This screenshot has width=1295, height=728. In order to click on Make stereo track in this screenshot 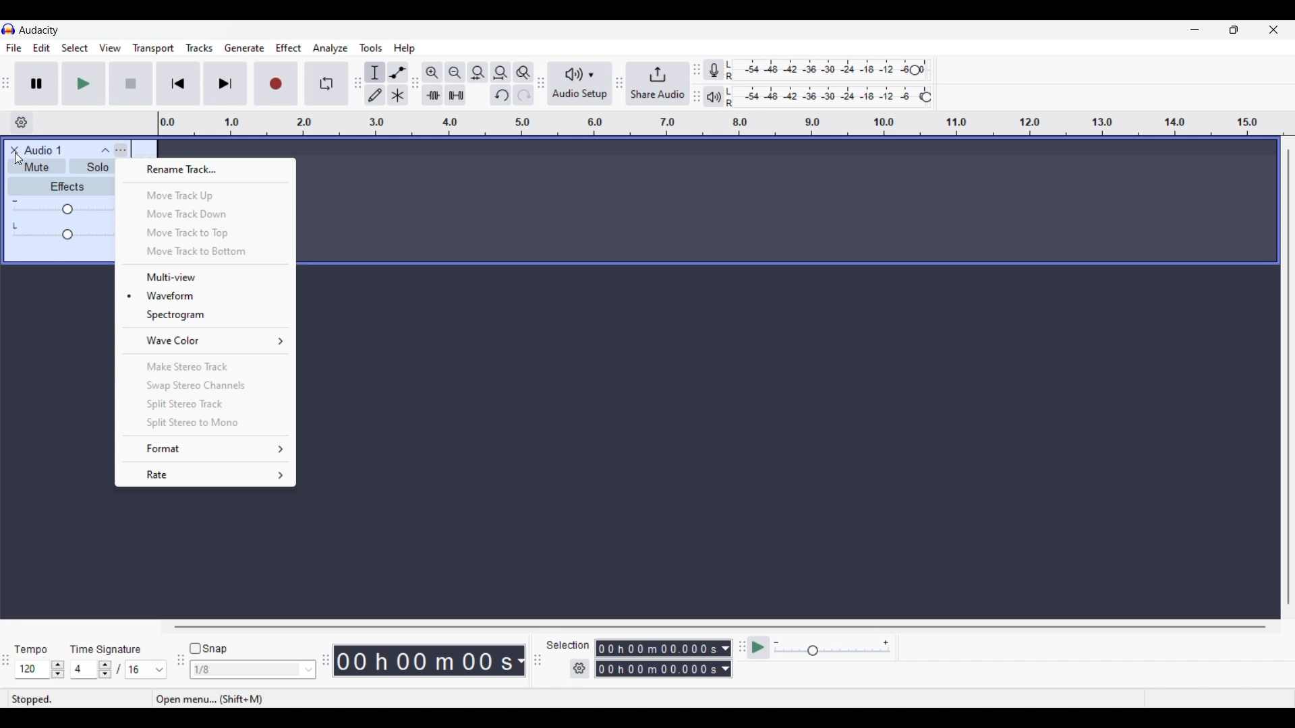, I will do `click(206, 366)`.